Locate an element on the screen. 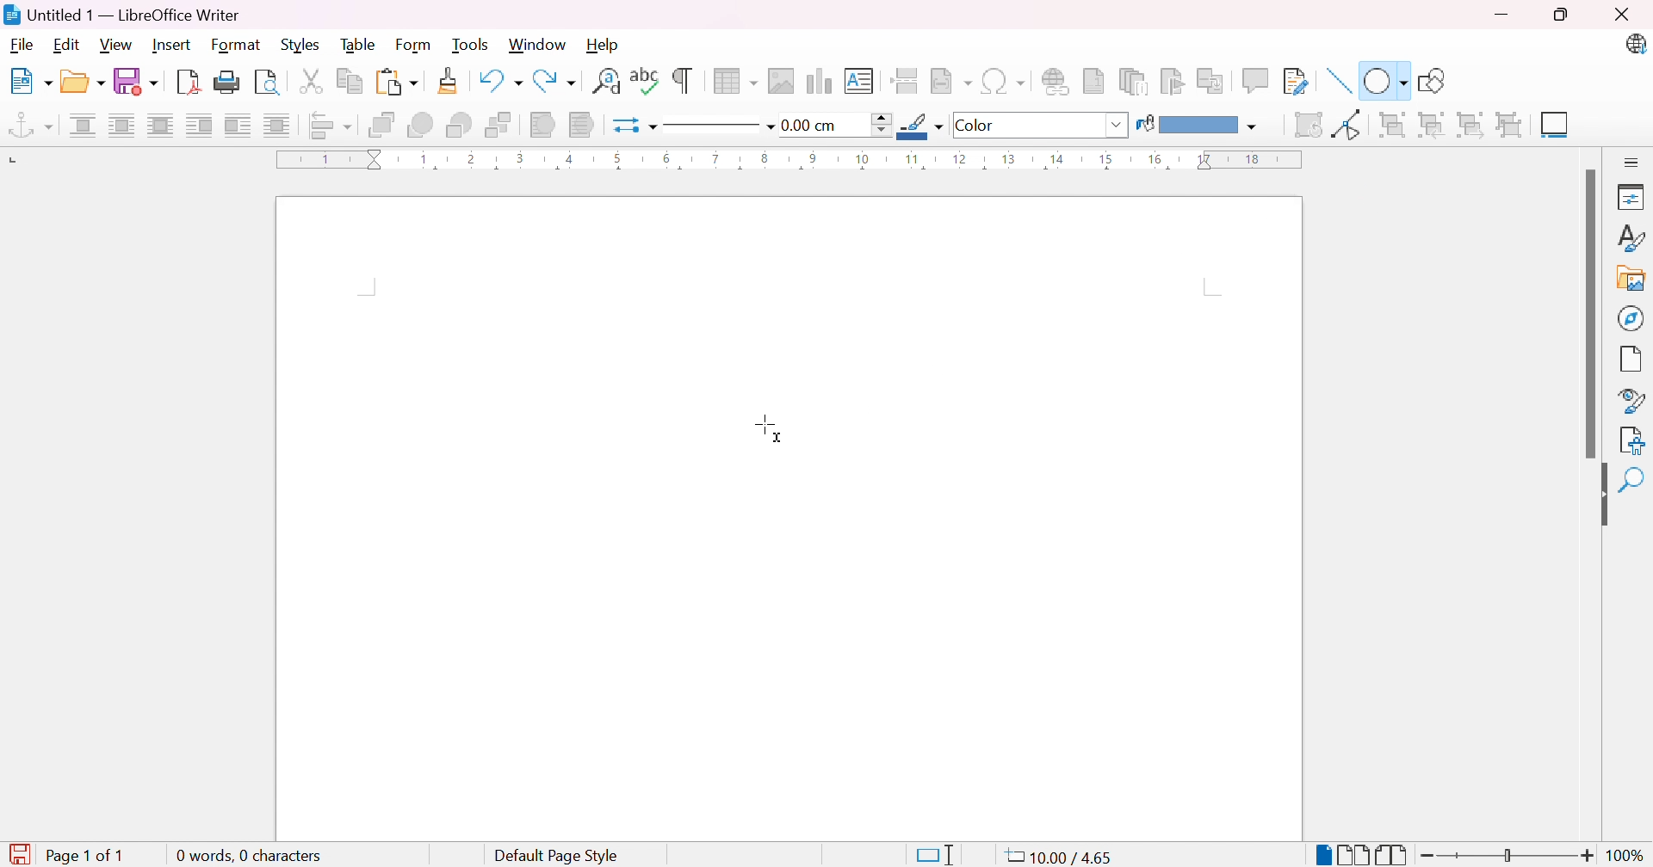 The image size is (1653, 867). Back one is located at coordinates (462, 126).